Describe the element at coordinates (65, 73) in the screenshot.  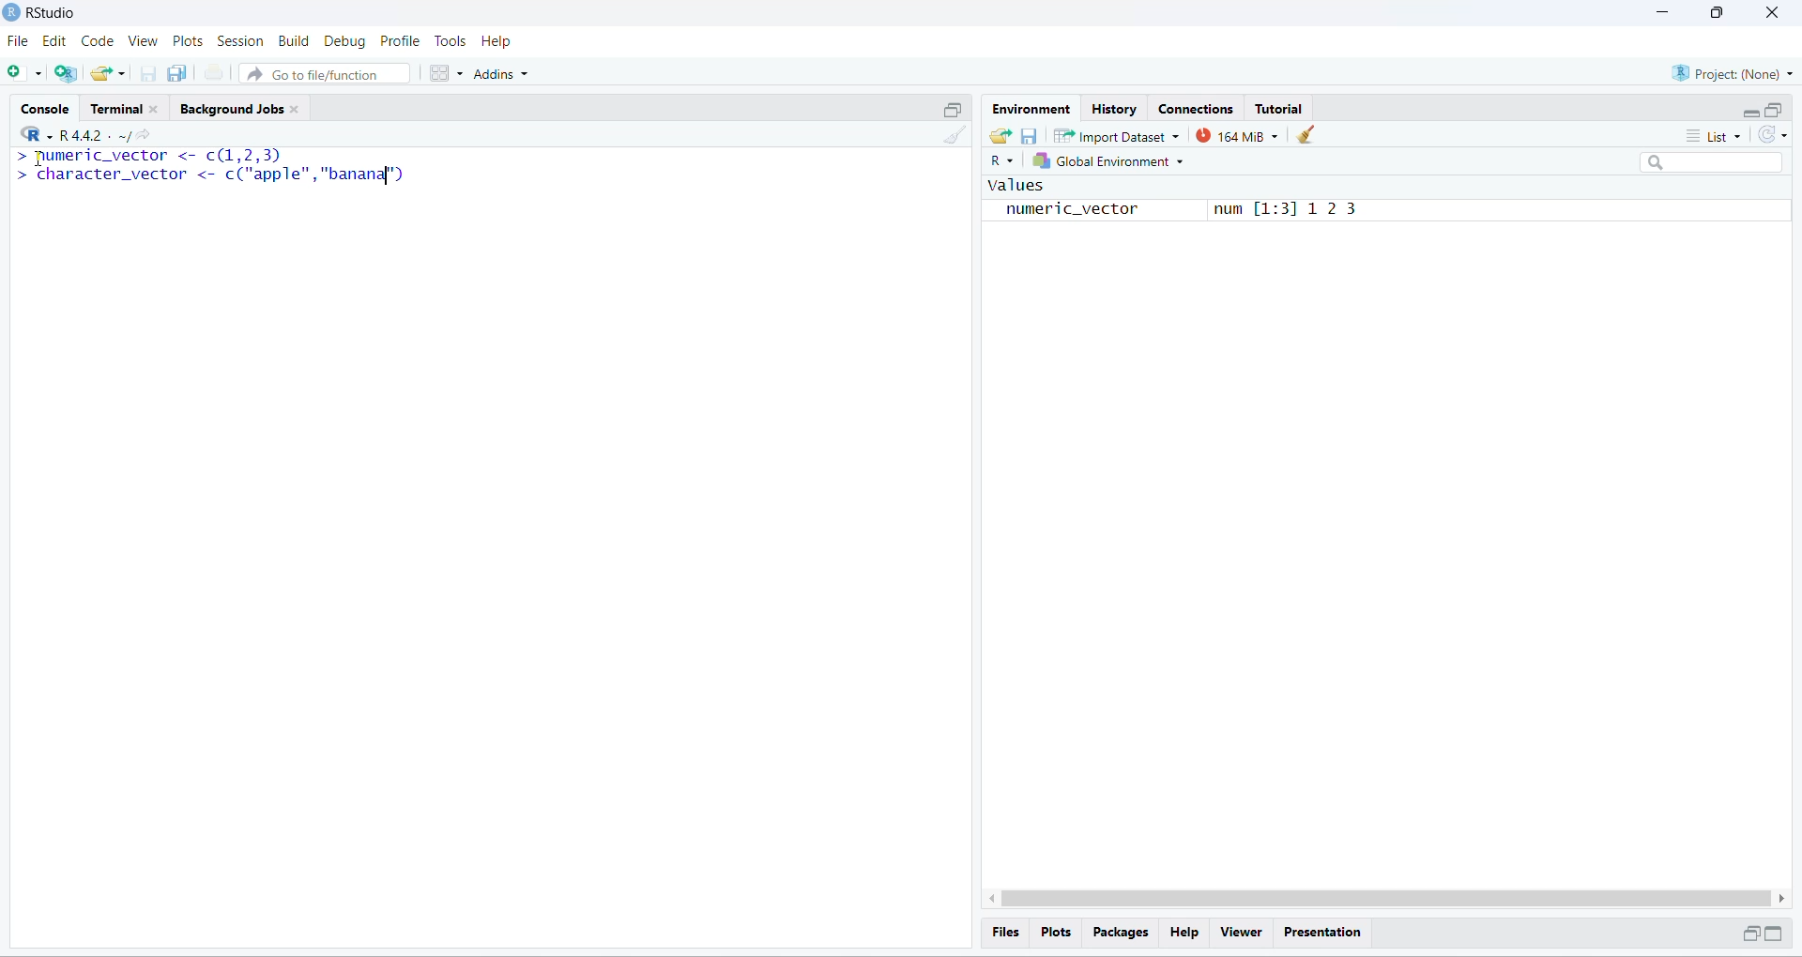
I see `create a project` at that location.